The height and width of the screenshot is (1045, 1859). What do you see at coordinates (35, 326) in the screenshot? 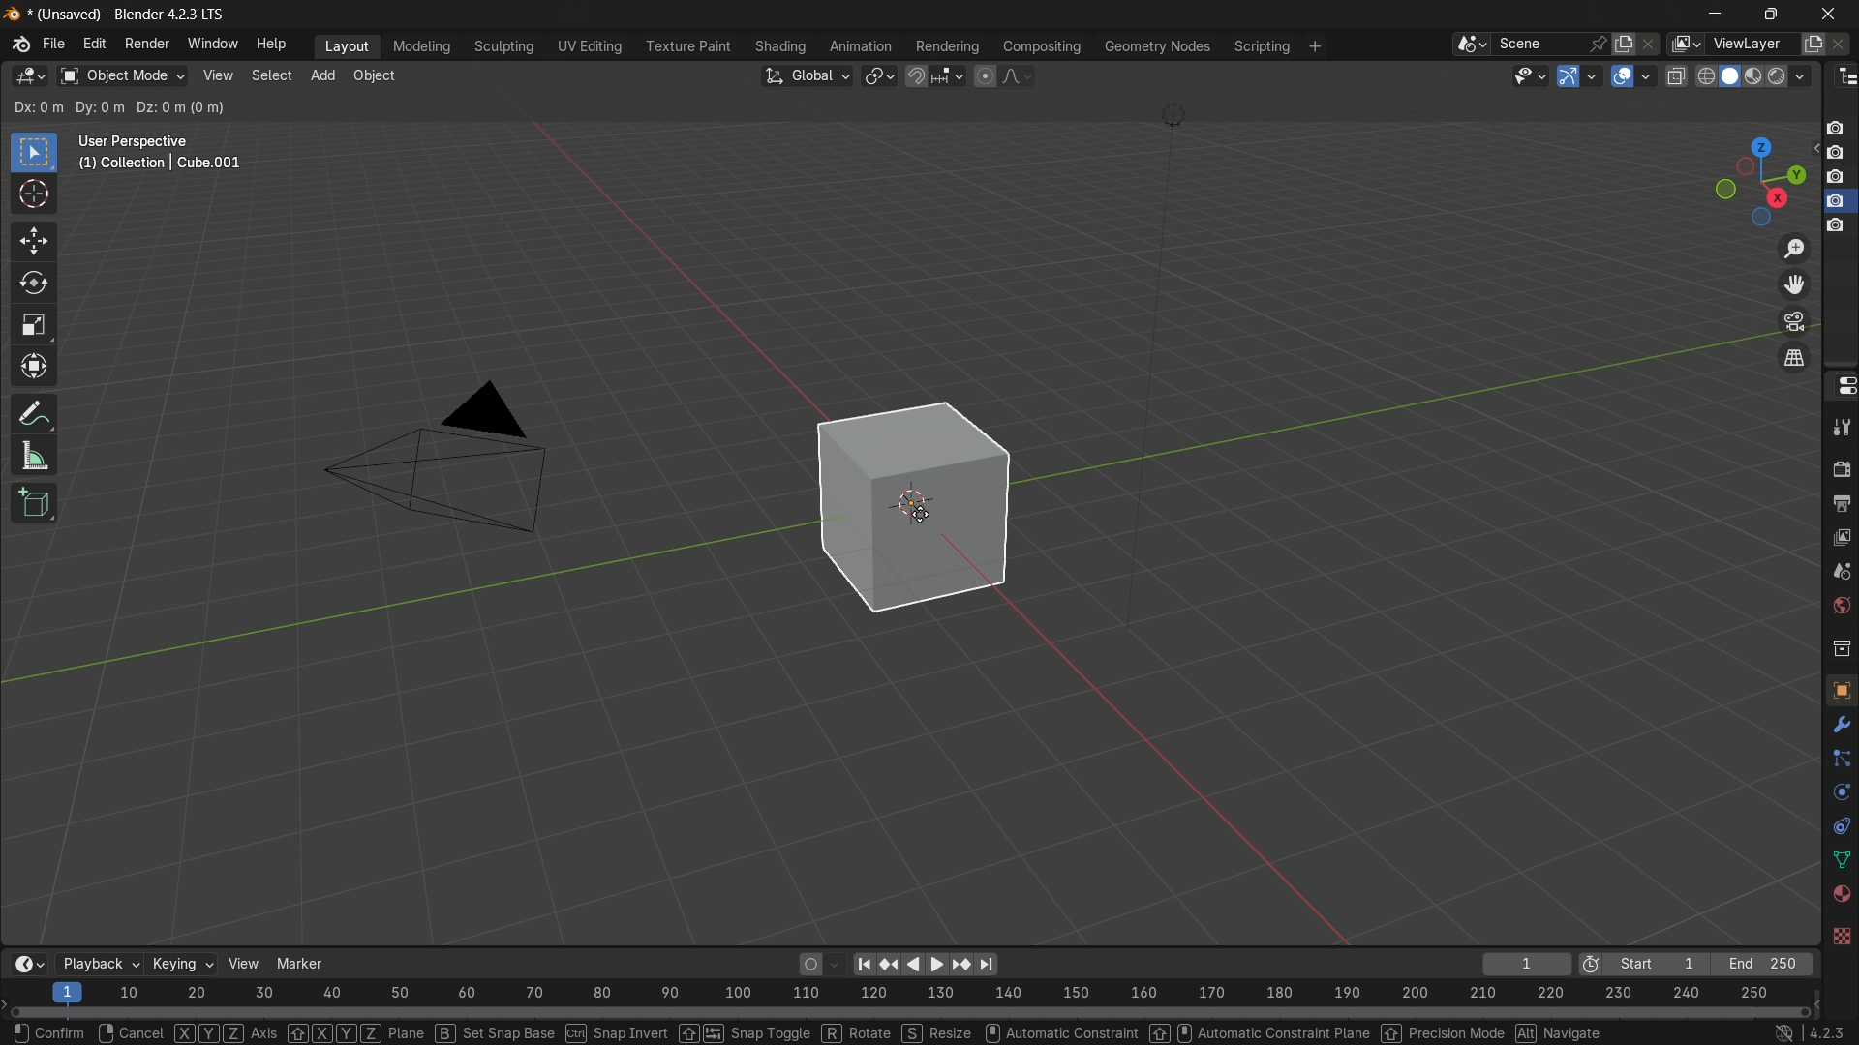
I see `scale` at bounding box center [35, 326].